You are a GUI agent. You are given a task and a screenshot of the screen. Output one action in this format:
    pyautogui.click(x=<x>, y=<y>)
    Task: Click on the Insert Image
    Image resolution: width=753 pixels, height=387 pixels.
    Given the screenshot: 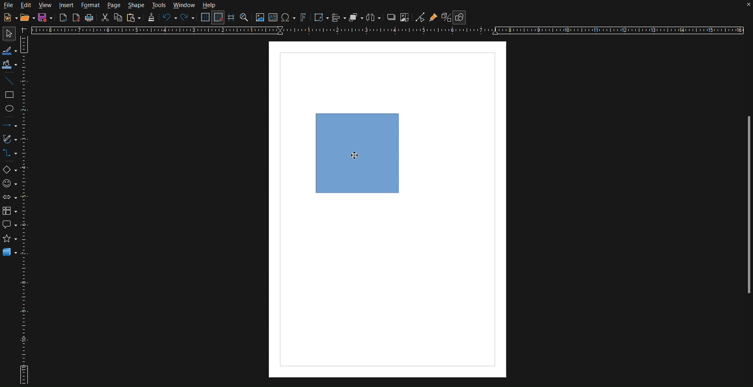 What is the action you would take?
    pyautogui.click(x=260, y=18)
    